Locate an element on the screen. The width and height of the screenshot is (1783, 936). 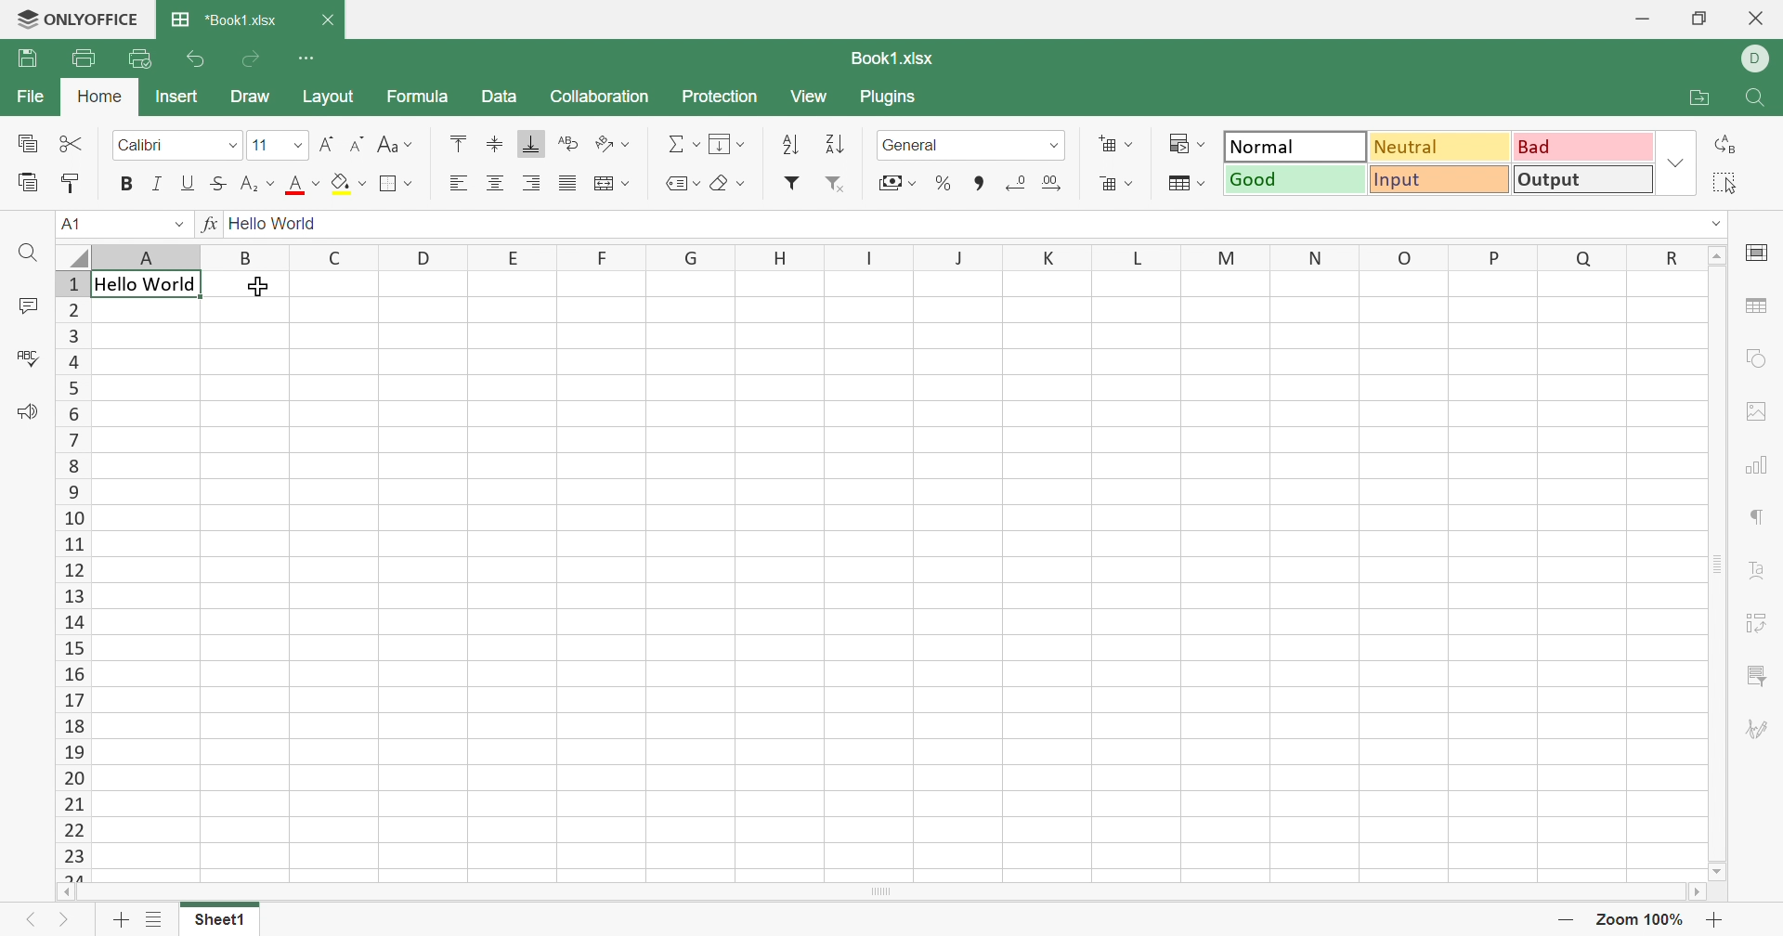
Find is located at coordinates (1761, 99).